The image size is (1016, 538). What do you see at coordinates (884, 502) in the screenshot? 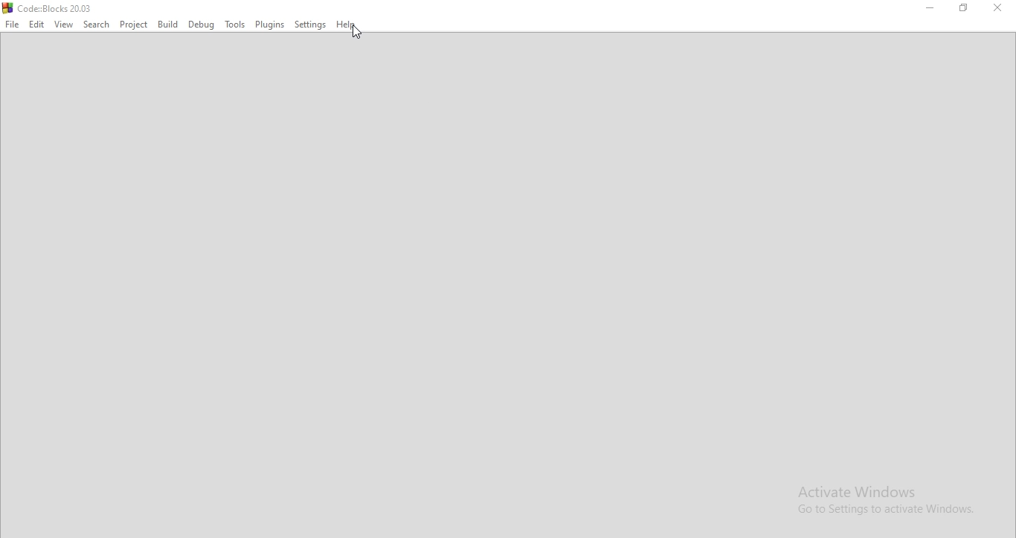
I see `Activate Windows` at bounding box center [884, 502].